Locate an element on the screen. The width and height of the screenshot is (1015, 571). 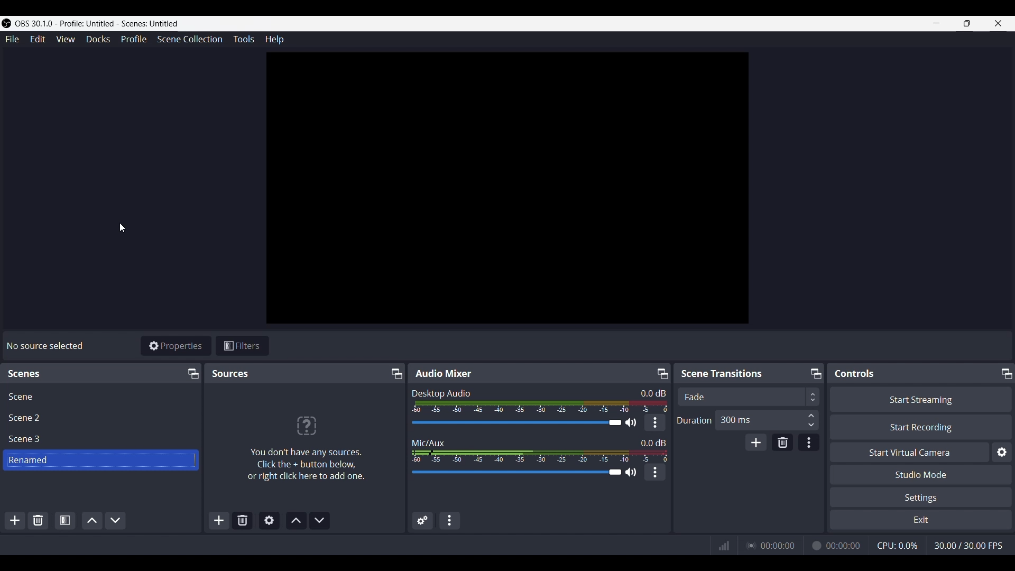
Audio Level Indicator is located at coordinates (650, 393).